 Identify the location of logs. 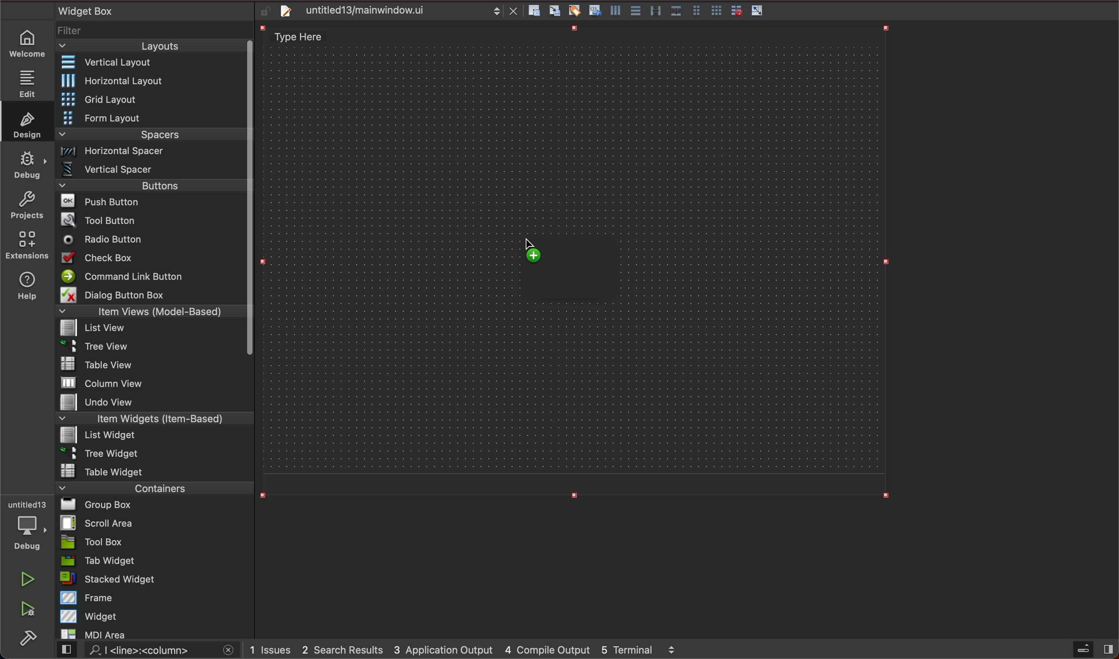
(470, 648).